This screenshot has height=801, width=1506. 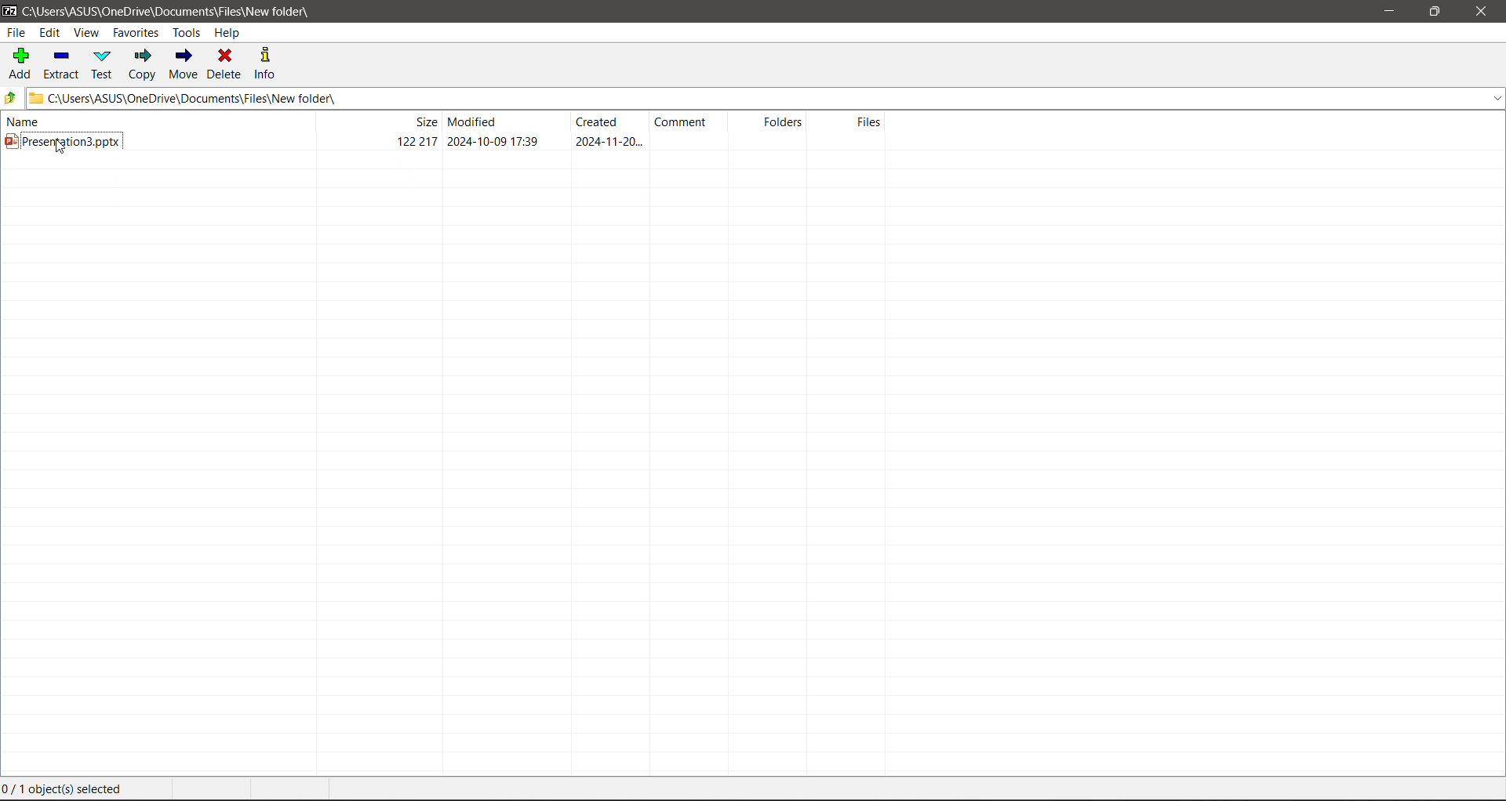 I want to click on Move Up one level, so click(x=10, y=98).